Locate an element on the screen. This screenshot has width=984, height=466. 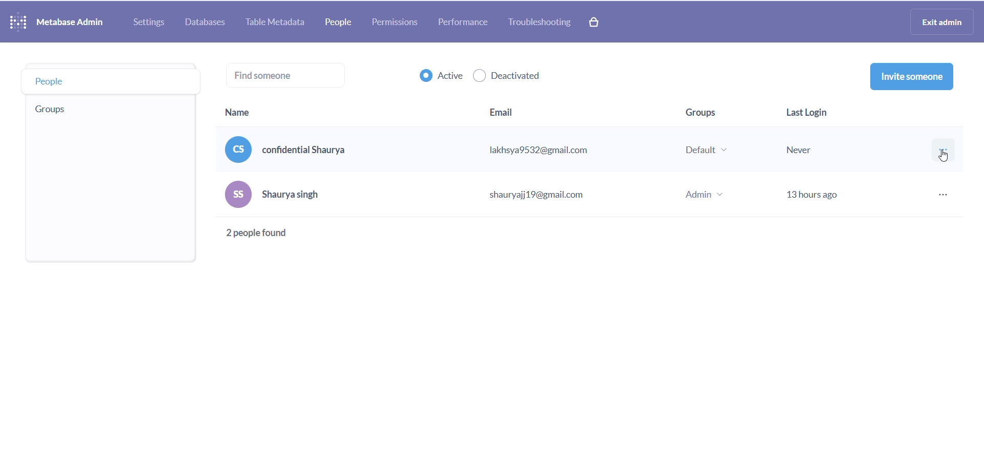
group is located at coordinates (713, 154).